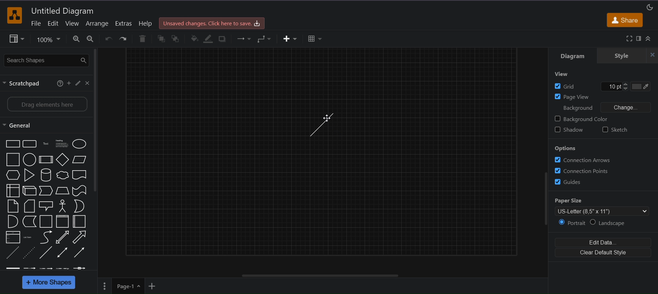 The width and height of the screenshot is (658, 294). What do you see at coordinates (566, 148) in the screenshot?
I see `options` at bounding box center [566, 148].